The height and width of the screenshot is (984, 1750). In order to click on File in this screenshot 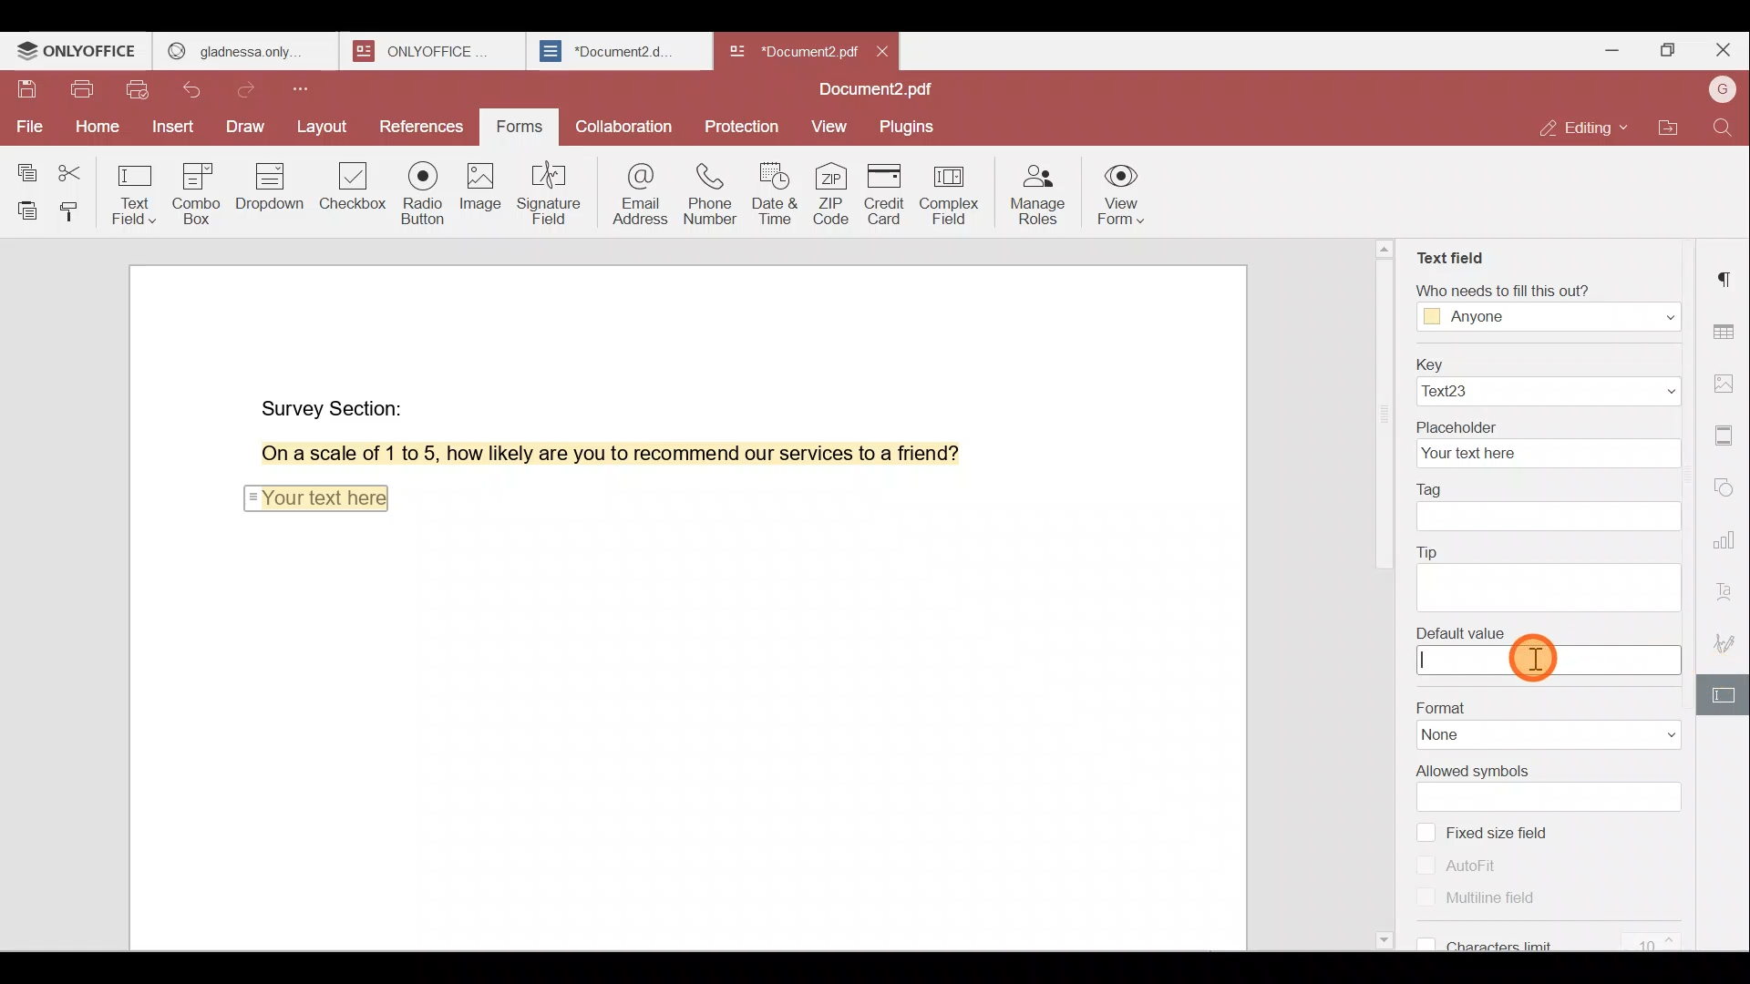, I will do `click(27, 127)`.